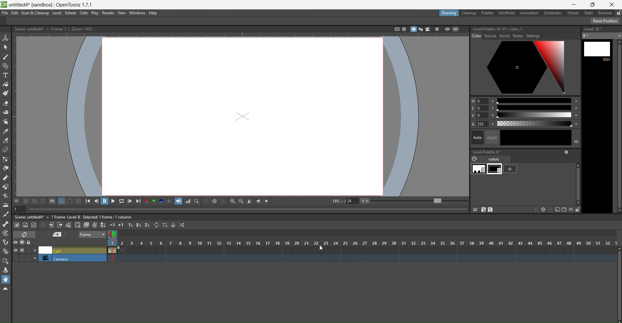  Describe the element at coordinates (103, 224) in the screenshot. I see `fill in empty cells` at that location.